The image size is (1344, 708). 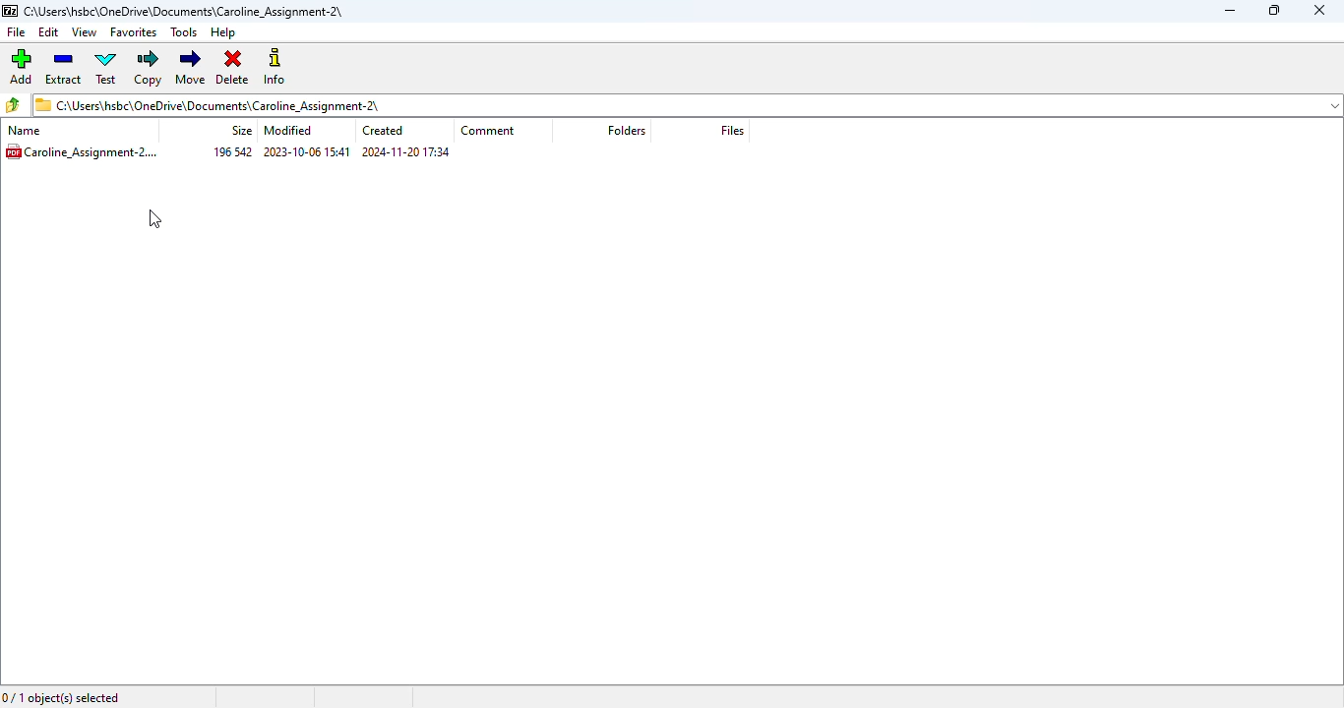 I want to click on C\Users\hsbc\OneDrive\Documents\Caroline_Assignment-2\, so click(x=188, y=10).